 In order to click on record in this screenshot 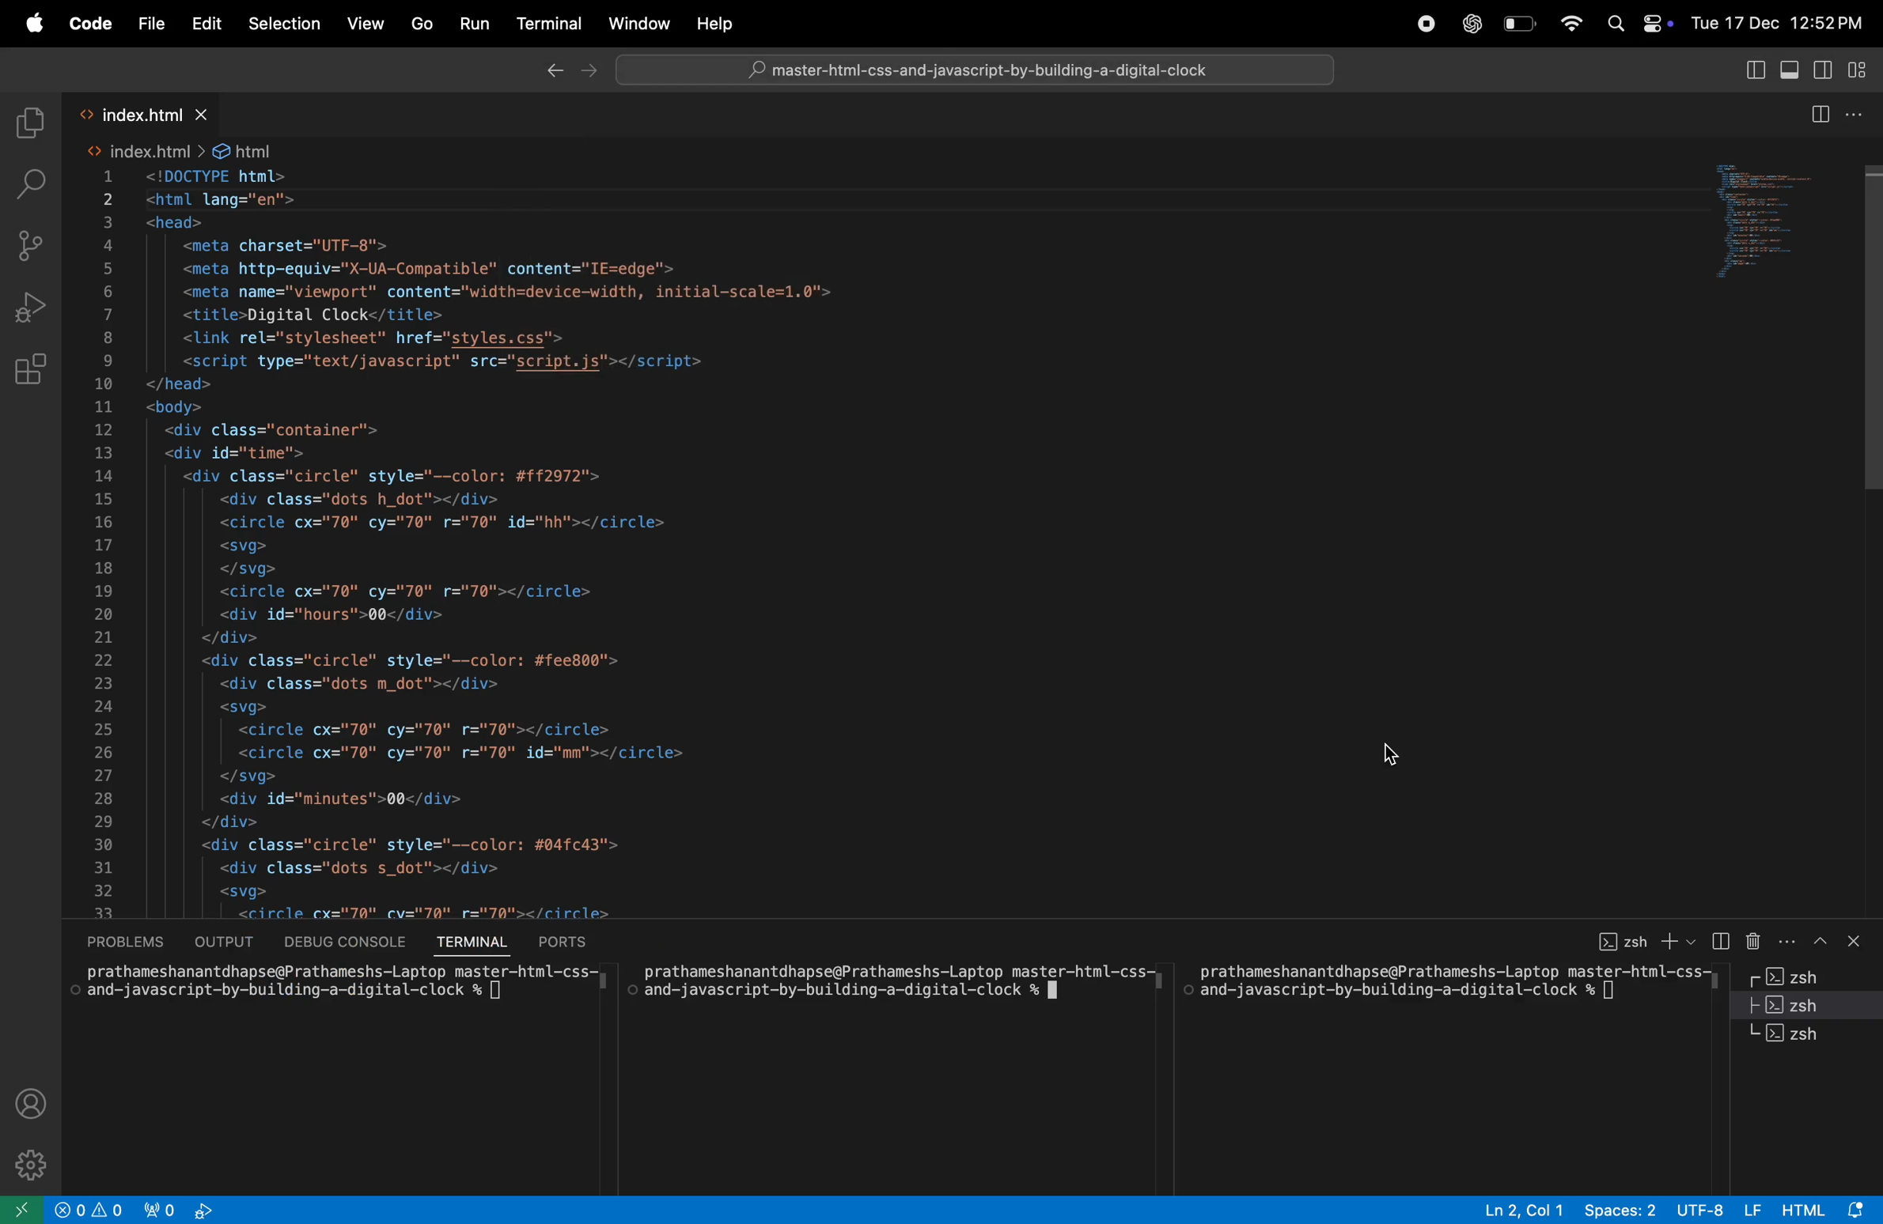, I will do `click(1419, 22)`.